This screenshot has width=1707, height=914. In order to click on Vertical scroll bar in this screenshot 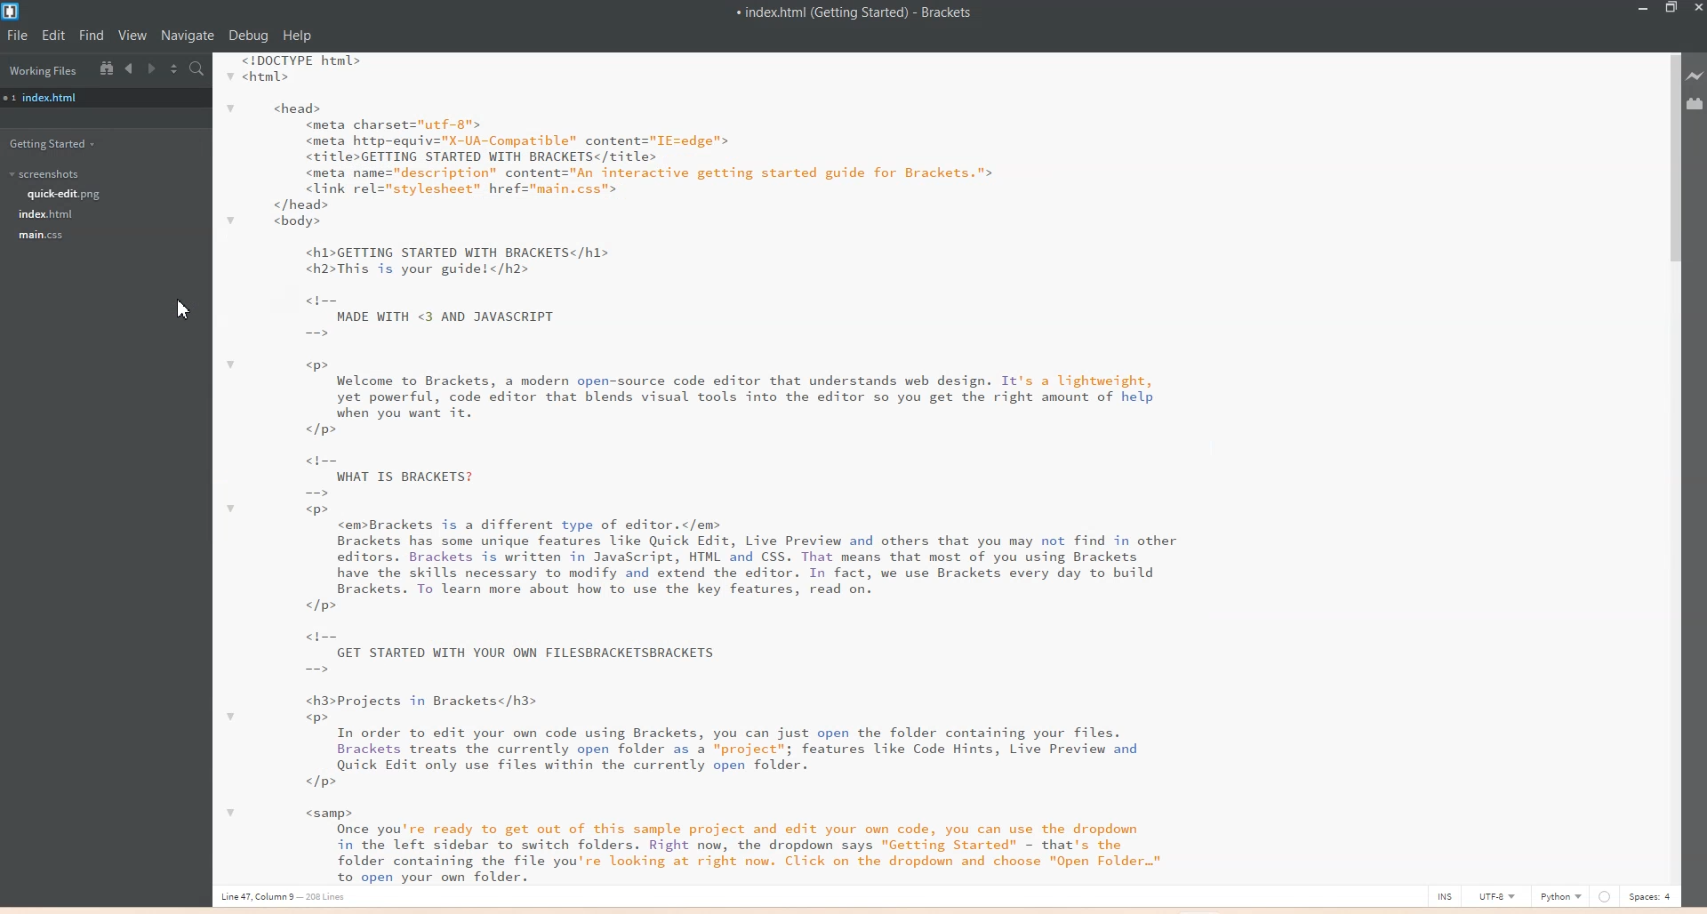, I will do `click(1671, 468)`.